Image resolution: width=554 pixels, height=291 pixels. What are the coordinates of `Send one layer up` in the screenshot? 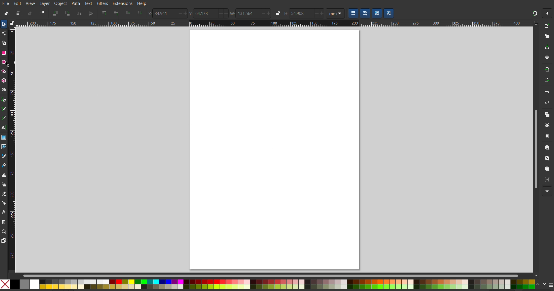 It's located at (117, 13).